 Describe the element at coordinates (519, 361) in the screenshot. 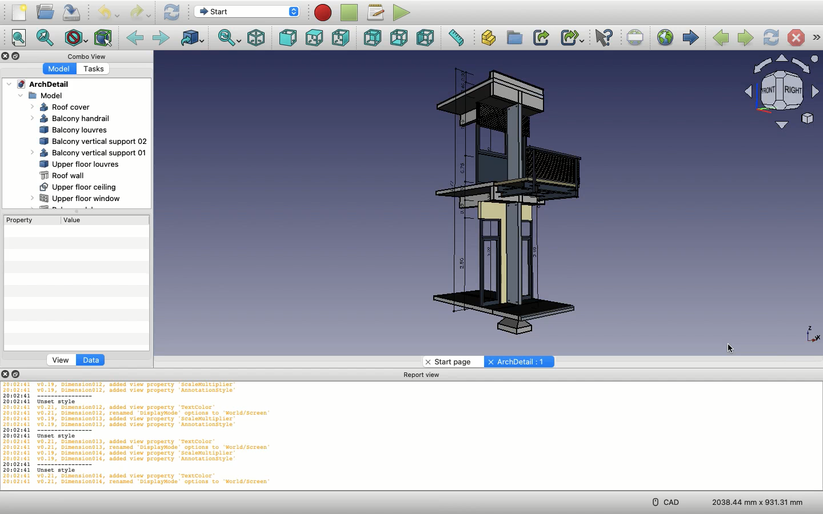

I see `ArchDetail:1` at that location.